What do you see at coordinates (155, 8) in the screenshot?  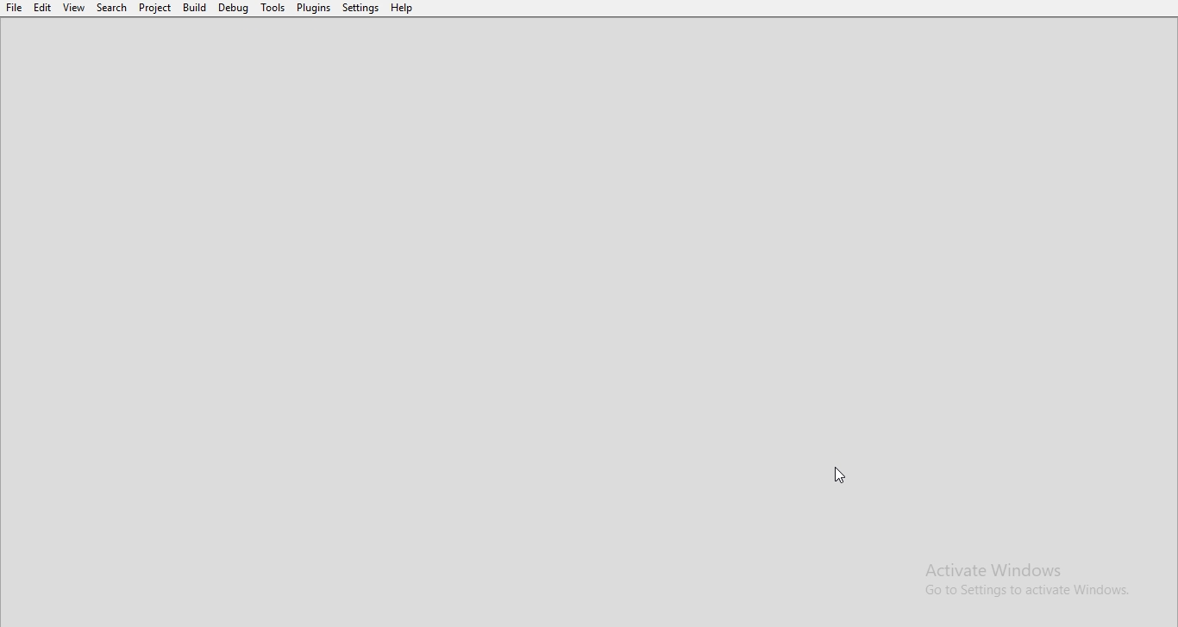 I see `Project ` at bounding box center [155, 8].